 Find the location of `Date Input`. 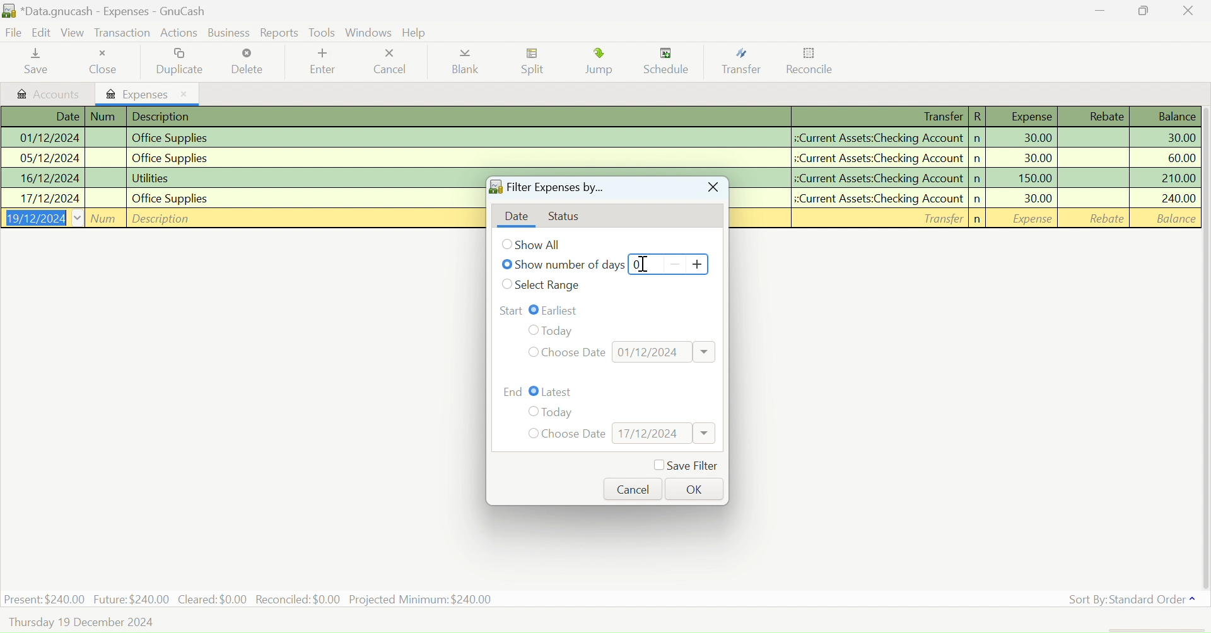

Date Input is located at coordinates (664, 433).